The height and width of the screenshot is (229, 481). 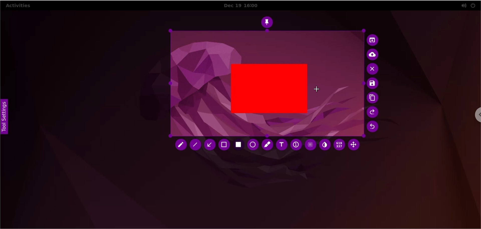 I want to click on choose app to open screenshot, so click(x=373, y=40).